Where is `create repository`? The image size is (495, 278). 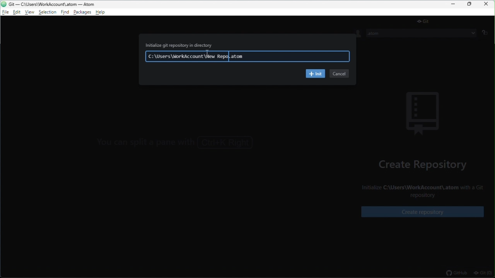
create repository is located at coordinates (424, 164).